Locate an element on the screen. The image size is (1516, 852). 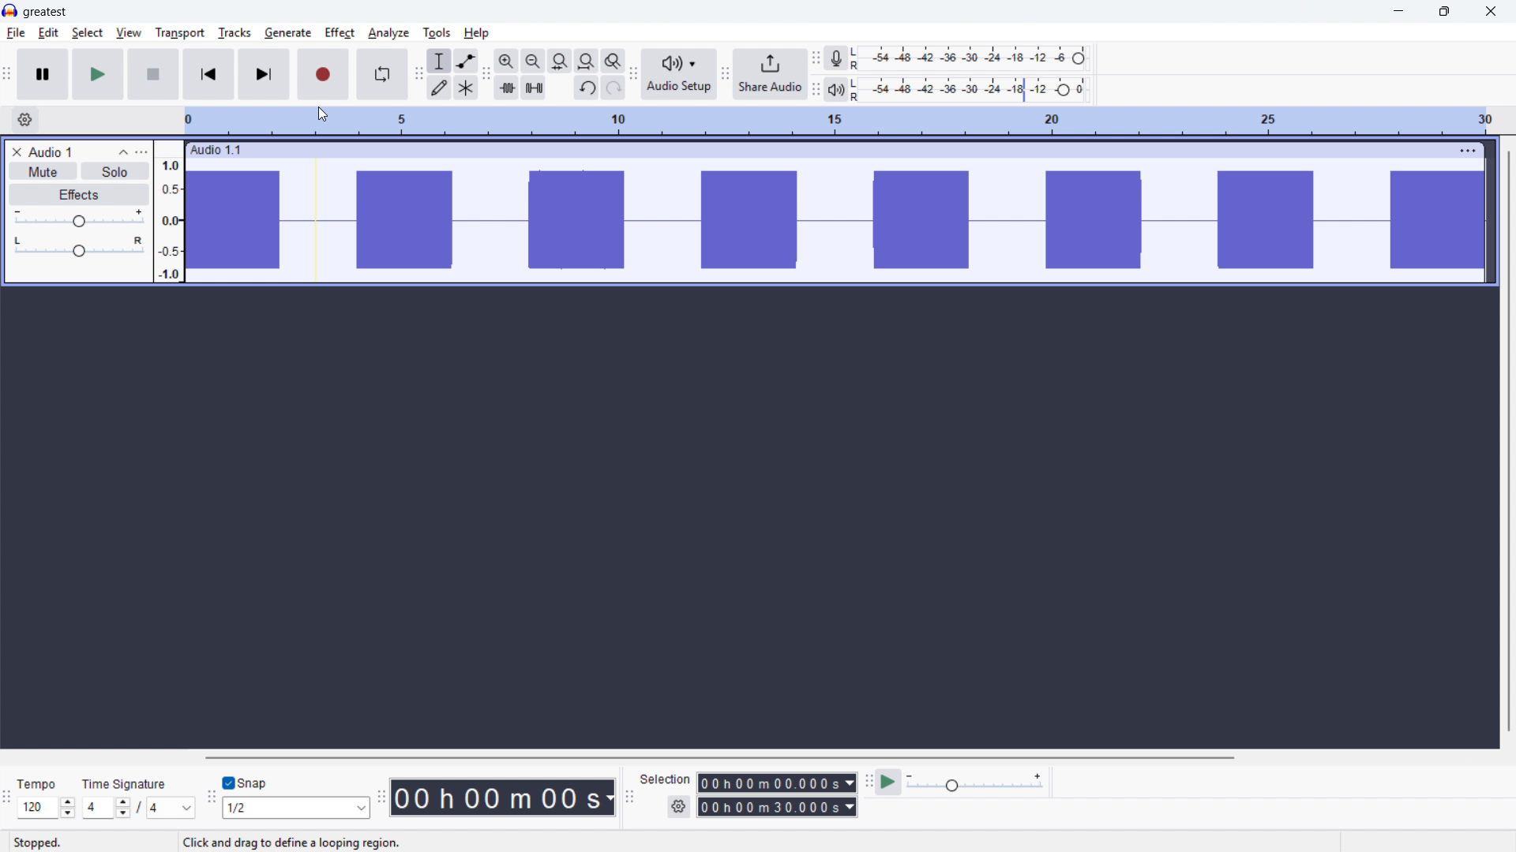
trim audio outside selection is located at coordinates (506, 88).